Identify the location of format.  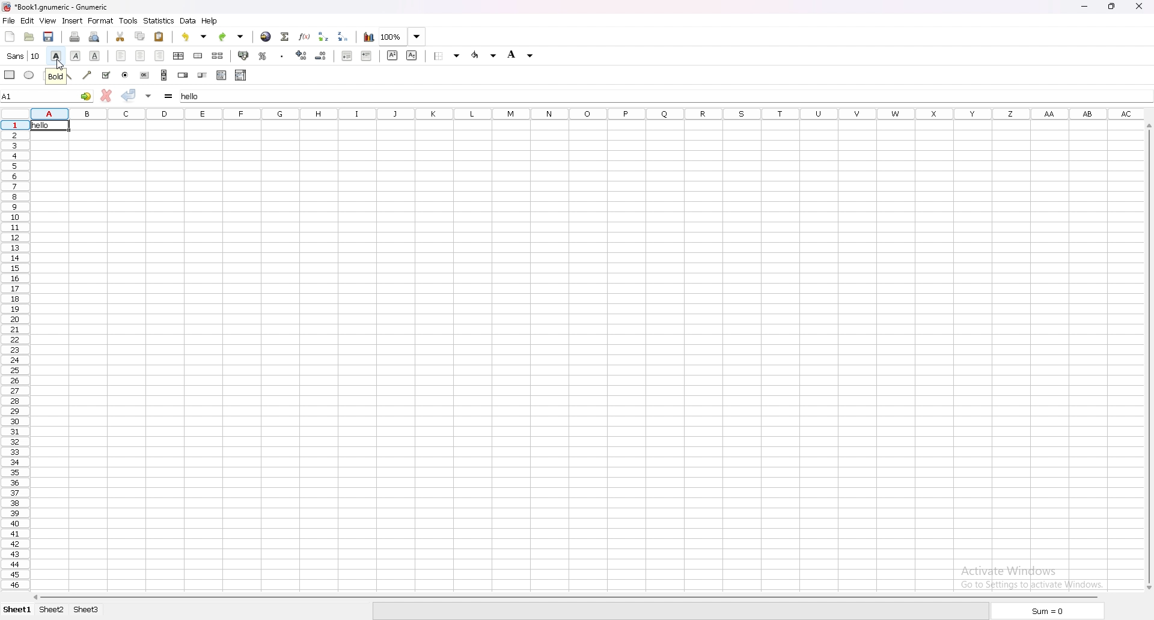
(100, 20).